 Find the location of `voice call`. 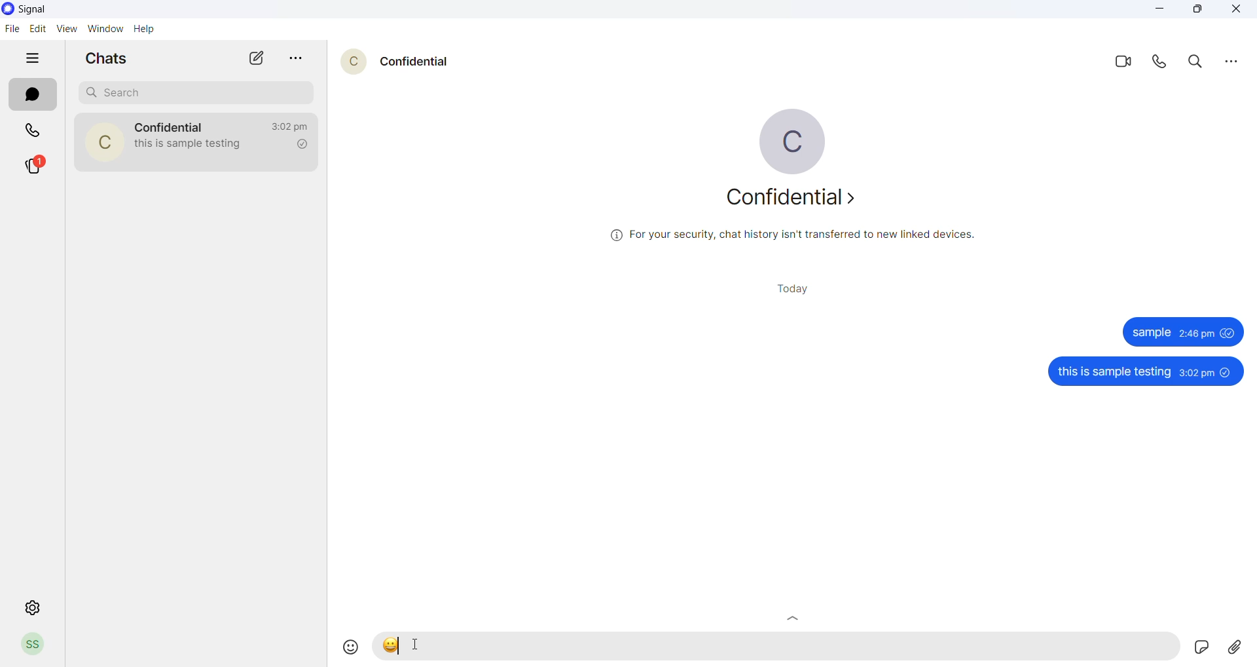

voice call is located at coordinates (1160, 64).